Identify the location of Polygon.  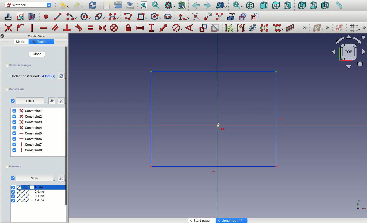
(157, 17).